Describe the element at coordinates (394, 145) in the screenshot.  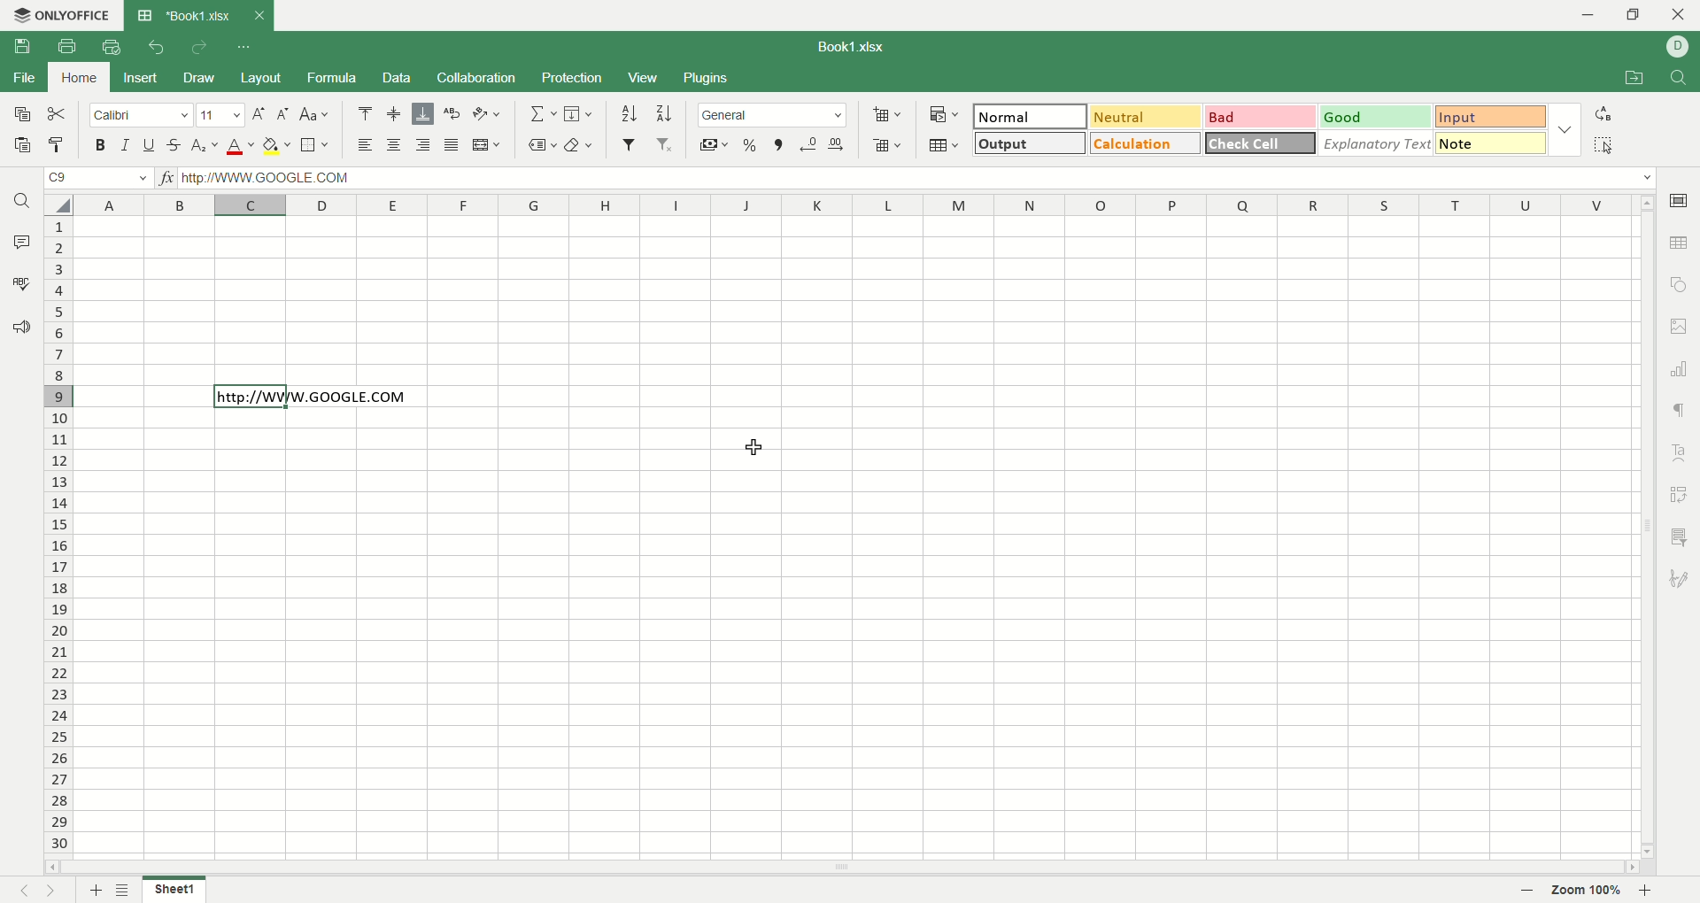
I see `align center` at that location.